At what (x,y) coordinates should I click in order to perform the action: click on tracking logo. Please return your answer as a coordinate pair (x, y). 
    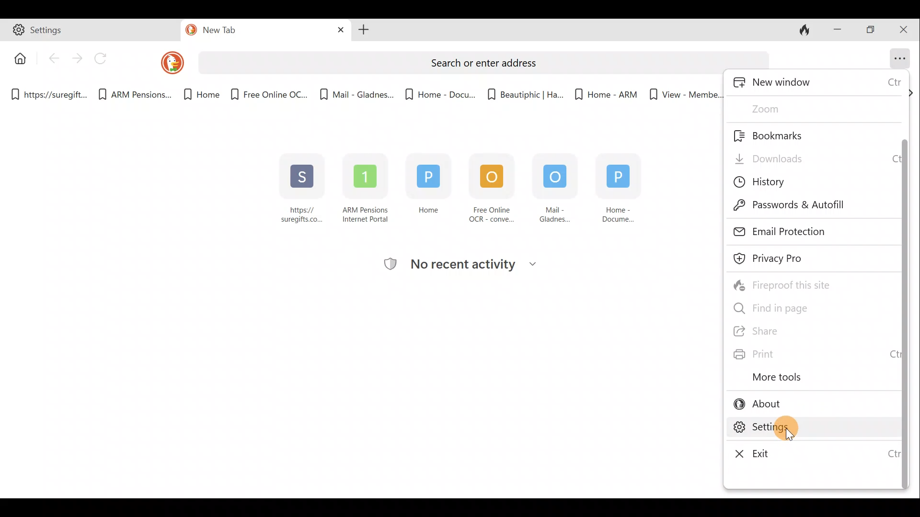
    Looking at the image, I should click on (390, 265).